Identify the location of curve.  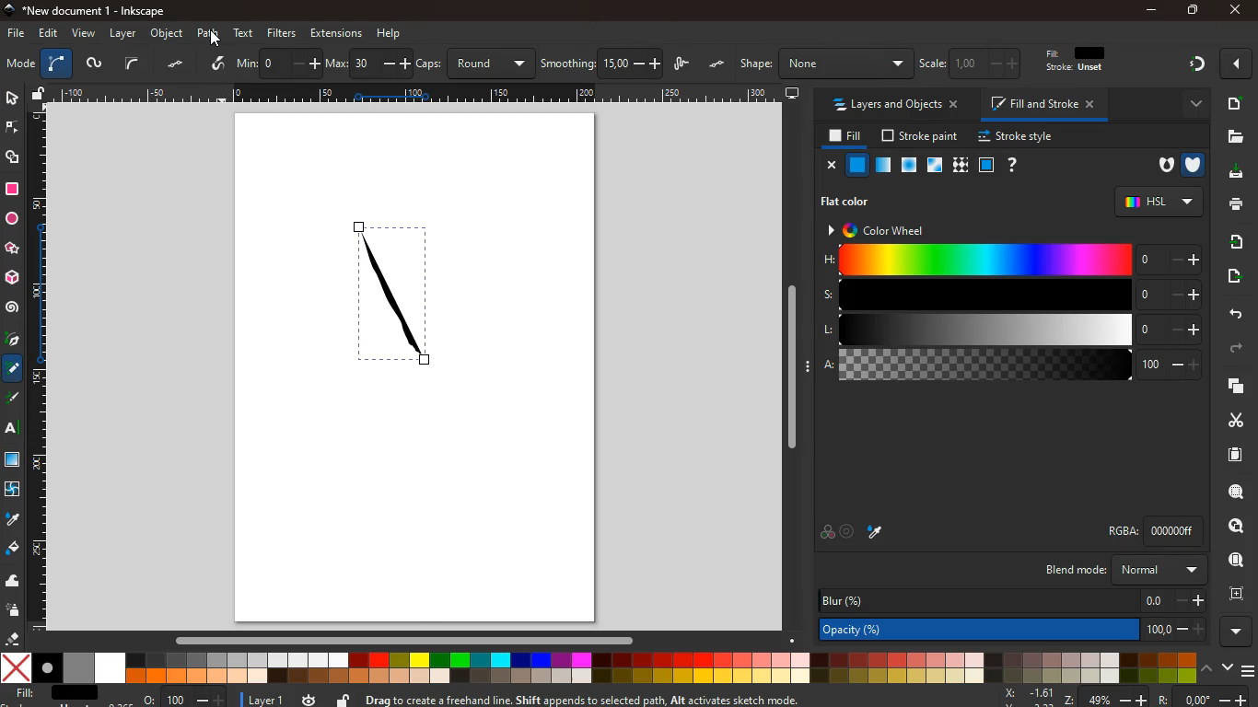
(132, 64).